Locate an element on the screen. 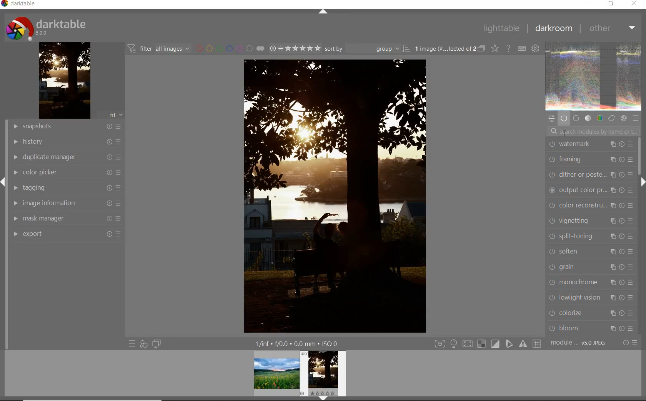 The width and height of the screenshot is (646, 401). history is located at coordinates (65, 142).